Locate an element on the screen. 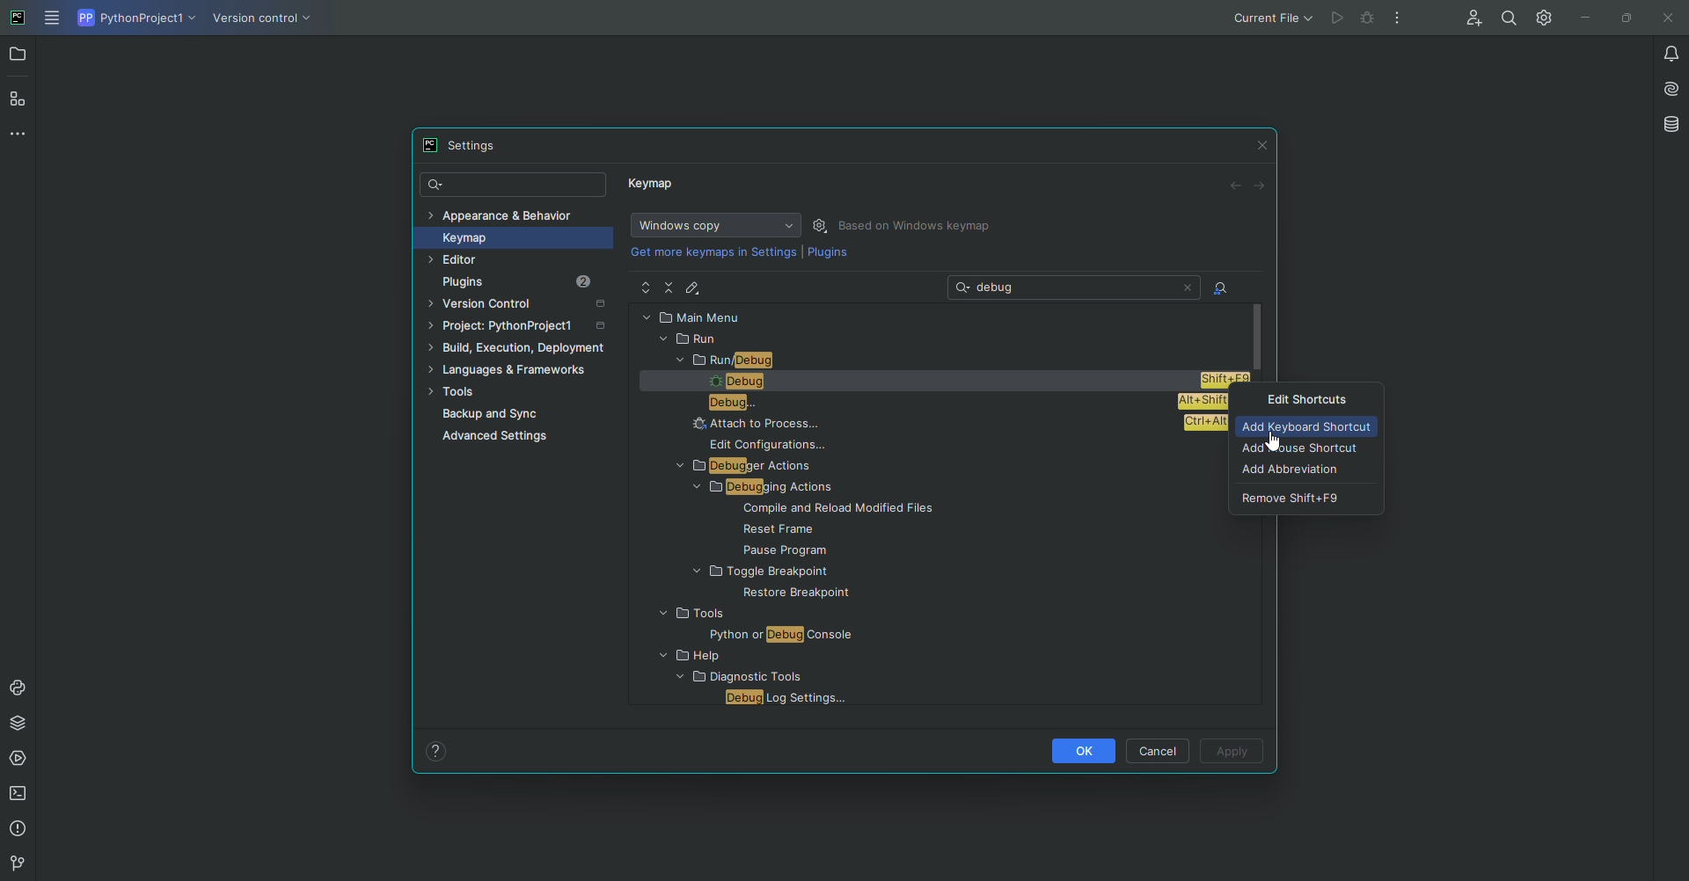  EDIT CONFIGURATIONS is located at coordinates (778, 445).